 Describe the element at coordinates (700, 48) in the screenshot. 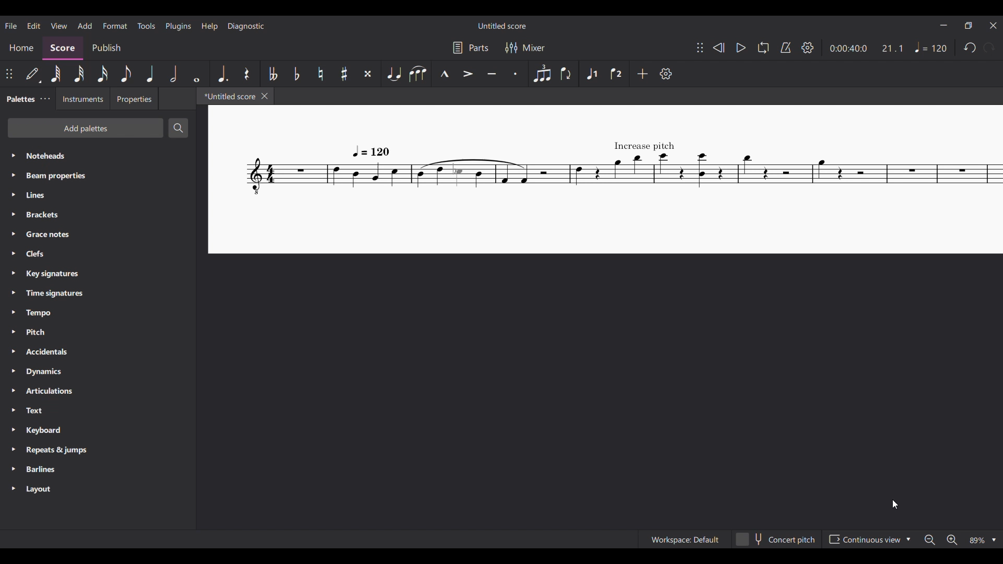

I see `Change position` at that location.